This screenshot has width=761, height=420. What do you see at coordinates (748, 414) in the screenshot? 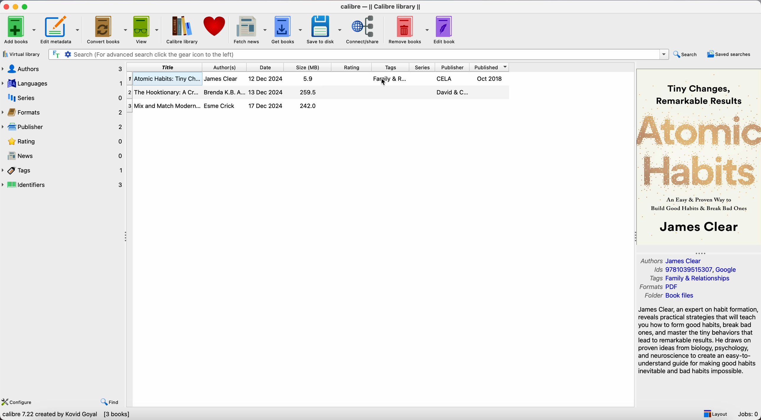
I see `Jobs: 0` at bounding box center [748, 414].